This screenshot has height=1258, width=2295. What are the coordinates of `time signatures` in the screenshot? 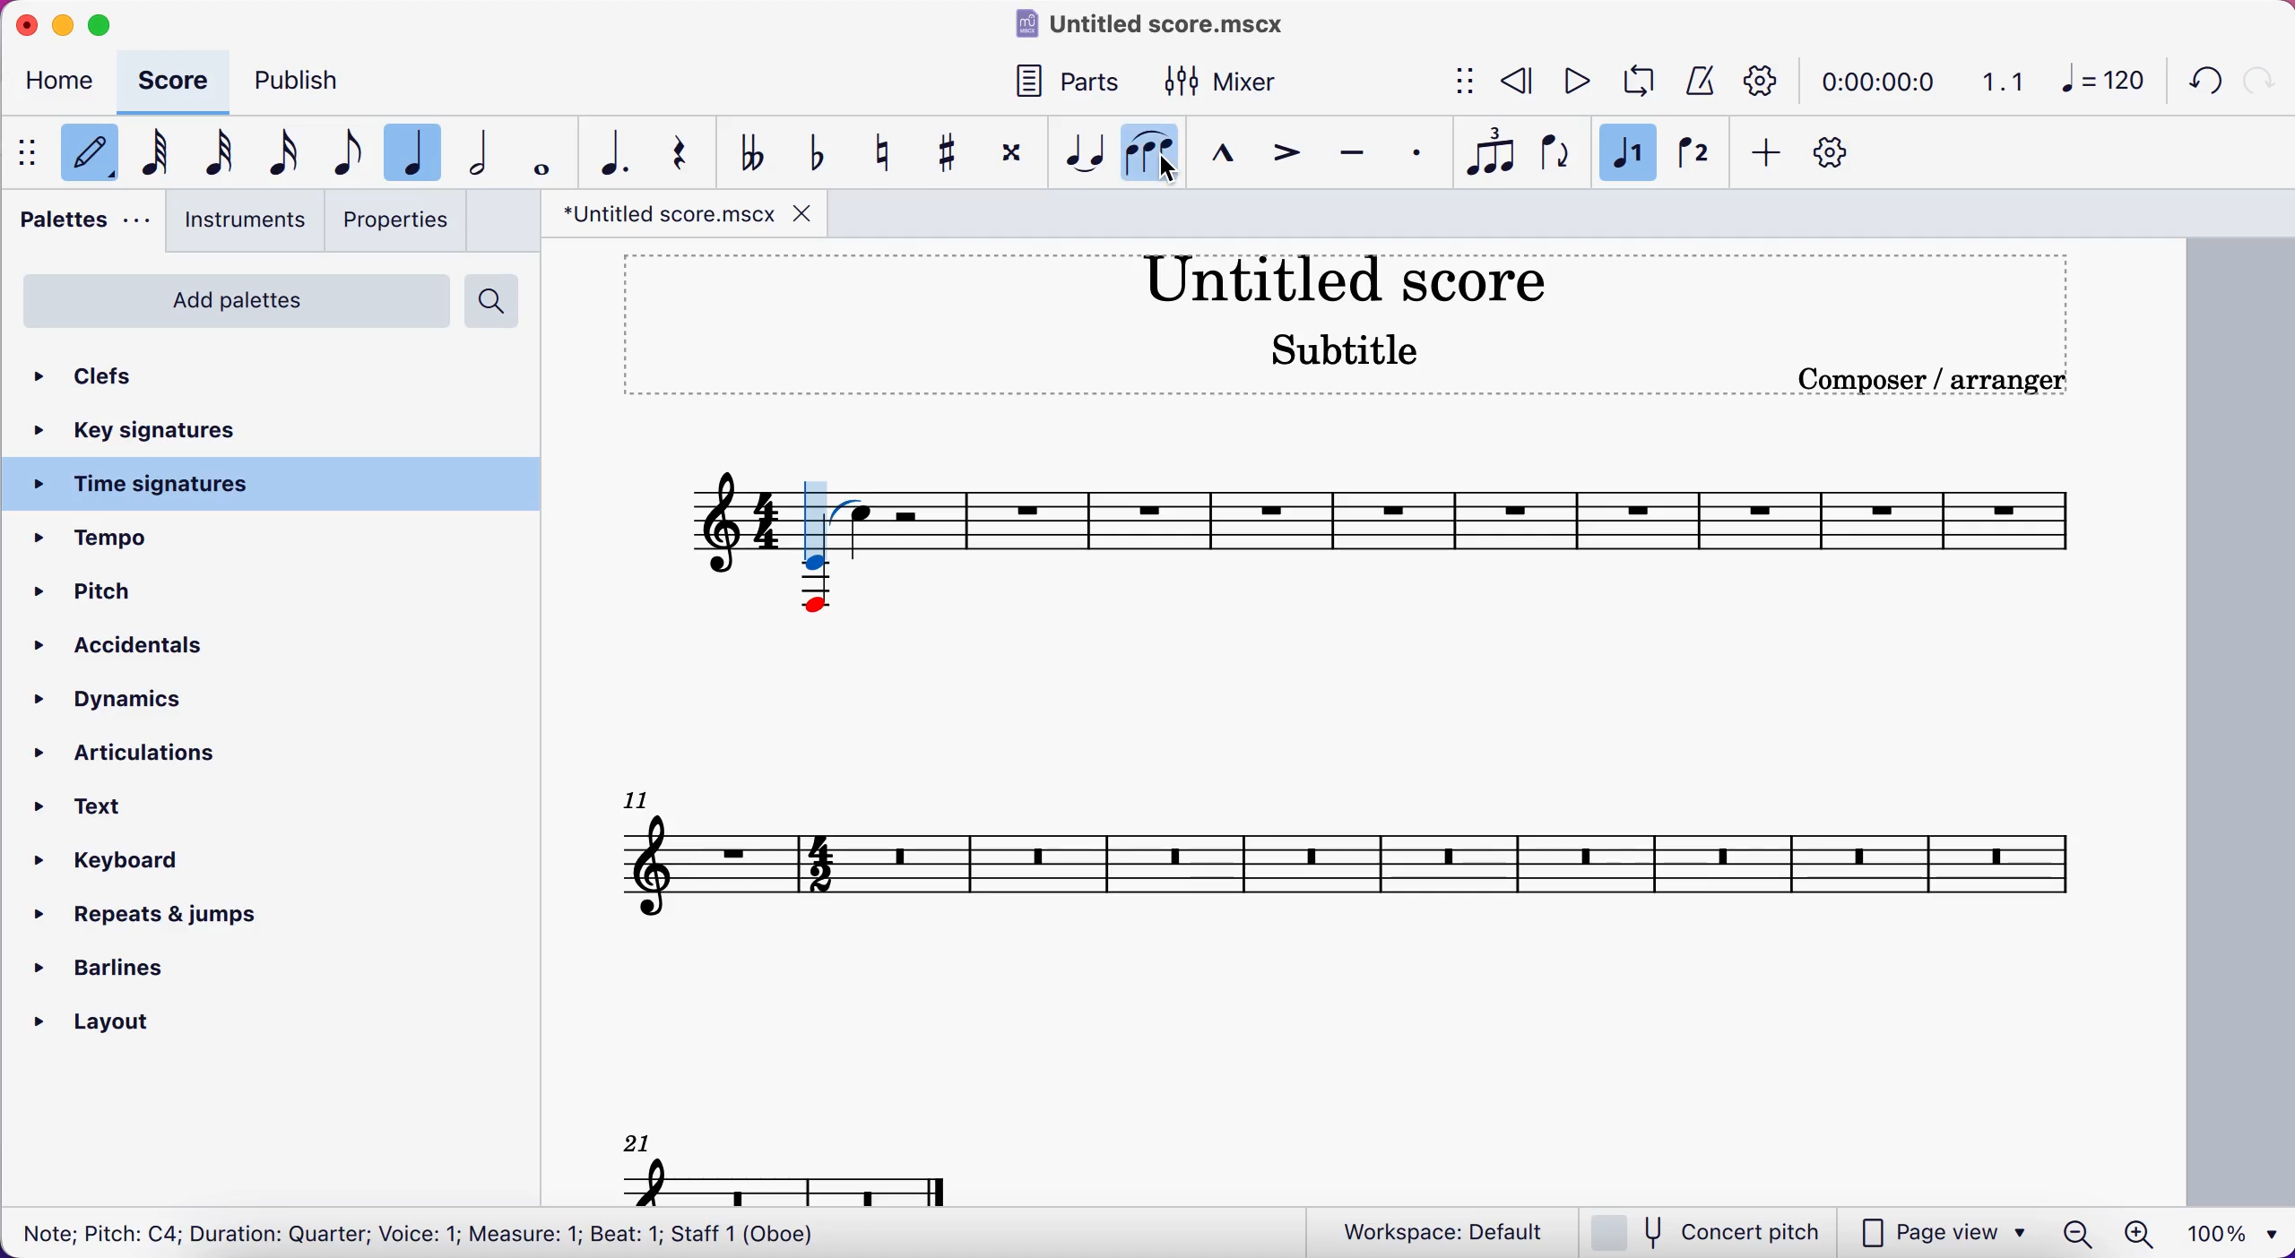 It's located at (275, 485).